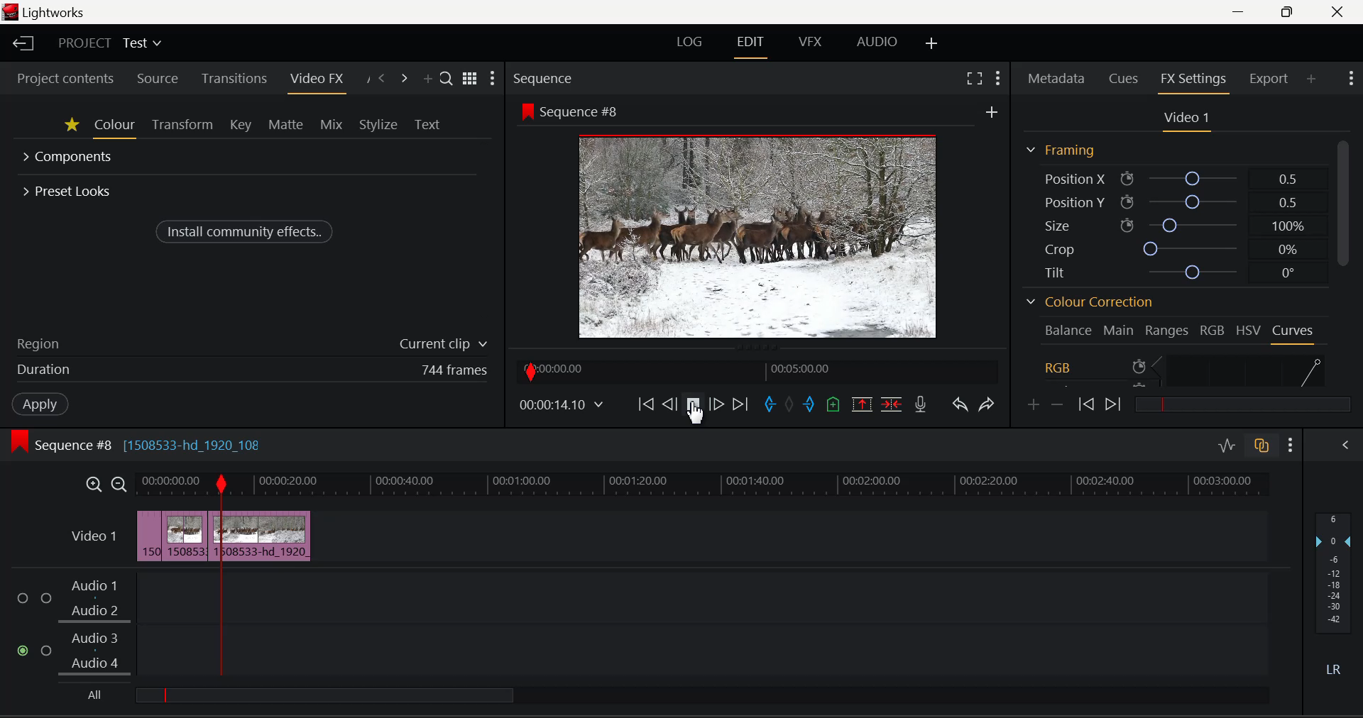  Describe the element at coordinates (696, 417) in the screenshot. I see `cursor` at that location.